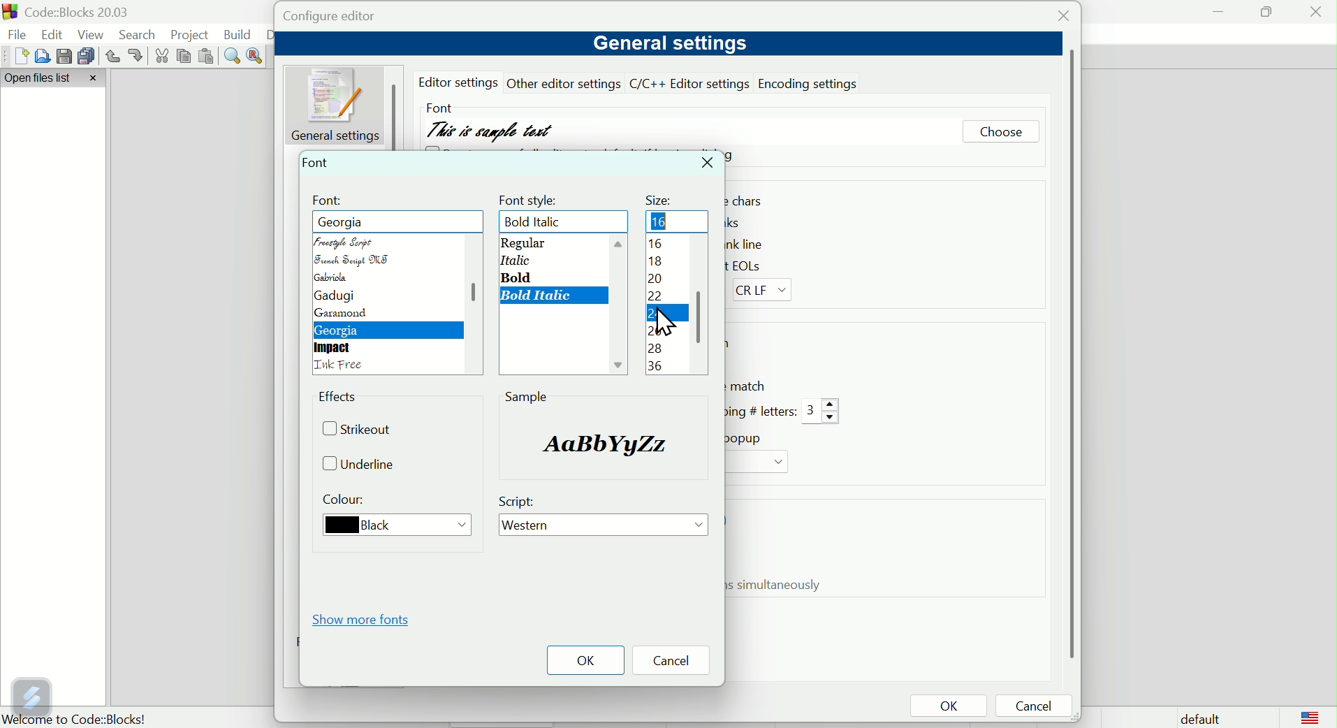 The height and width of the screenshot is (728, 1337). Describe the element at coordinates (666, 323) in the screenshot. I see `cursor` at that location.